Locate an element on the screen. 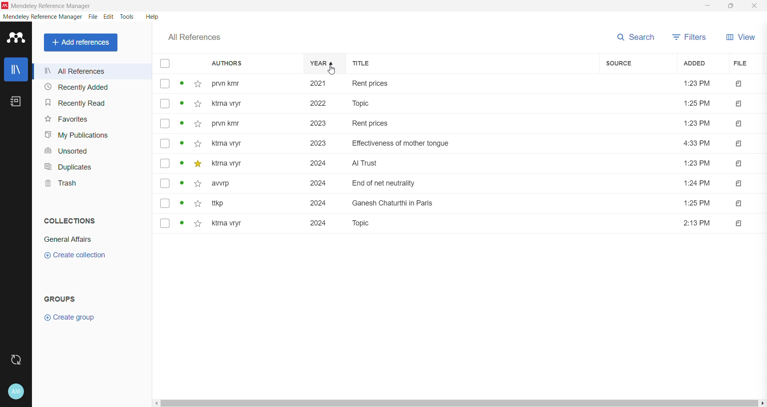 This screenshot has width=767, height=407. 2024 is located at coordinates (320, 164).